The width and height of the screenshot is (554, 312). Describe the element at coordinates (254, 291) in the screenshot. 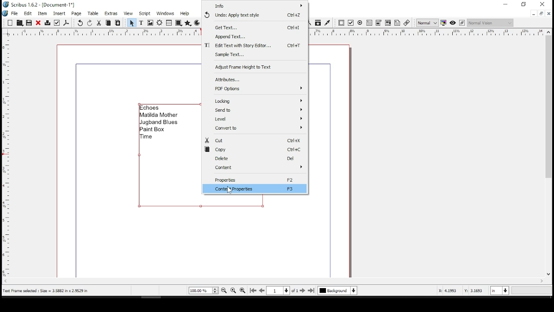

I see `first page` at that location.